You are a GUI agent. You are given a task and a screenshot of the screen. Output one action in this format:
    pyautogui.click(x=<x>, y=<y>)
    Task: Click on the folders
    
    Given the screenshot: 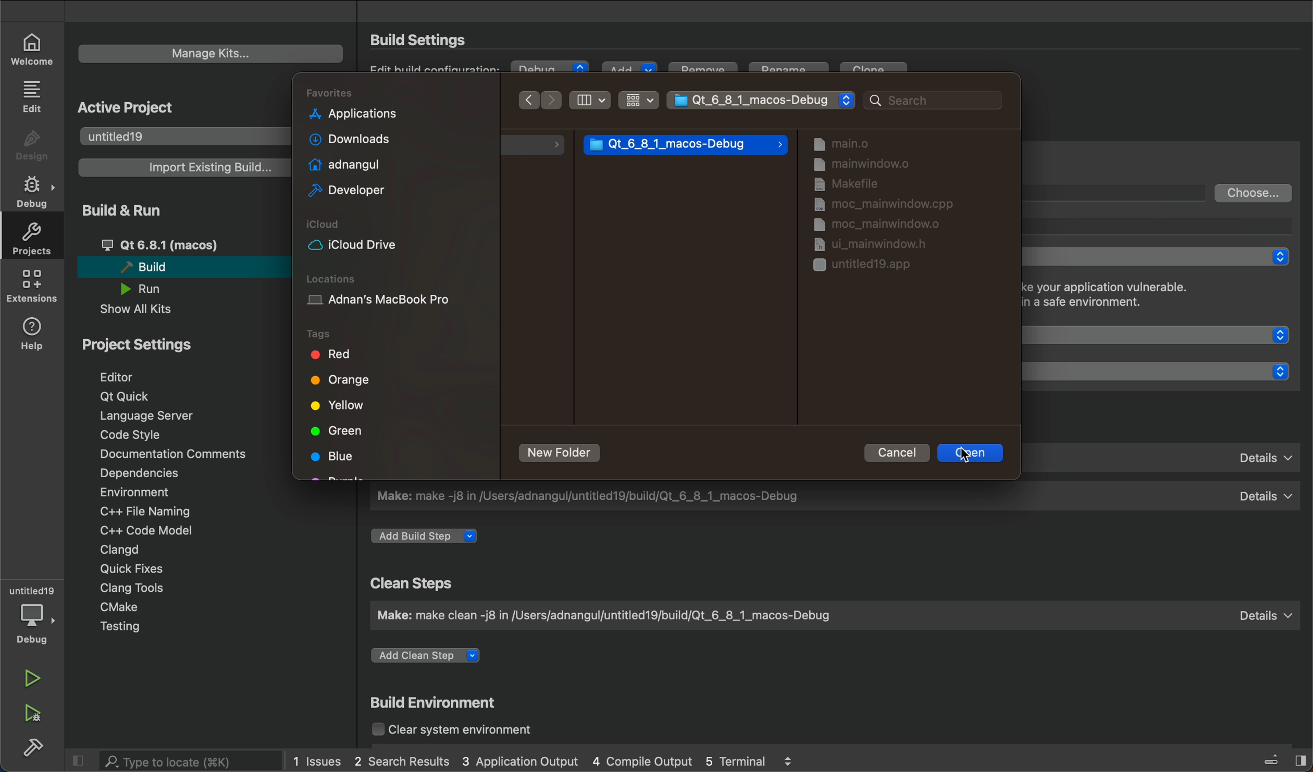 What is the action you would take?
    pyautogui.click(x=396, y=91)
    